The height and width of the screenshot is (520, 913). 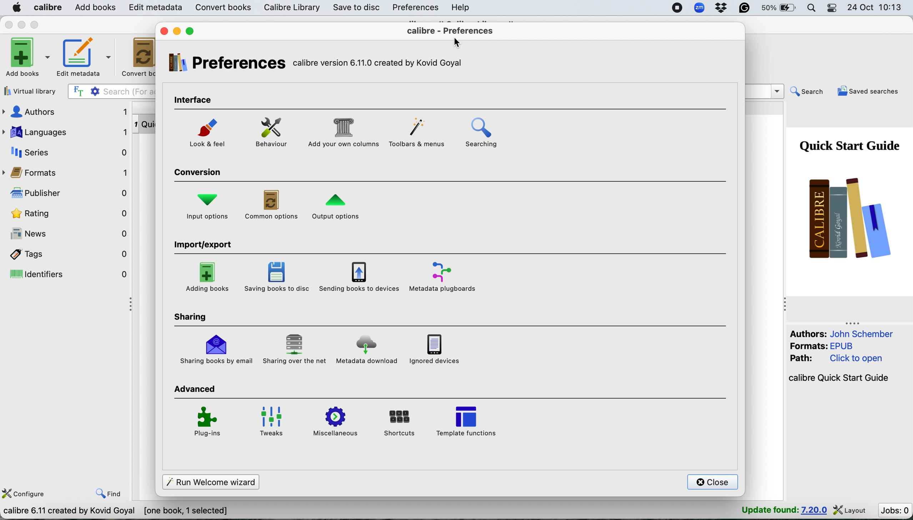 What do you see at coordinates (449, 30) in the screenshot?
I see `calibre preferences` at bounding box center [449, 30].